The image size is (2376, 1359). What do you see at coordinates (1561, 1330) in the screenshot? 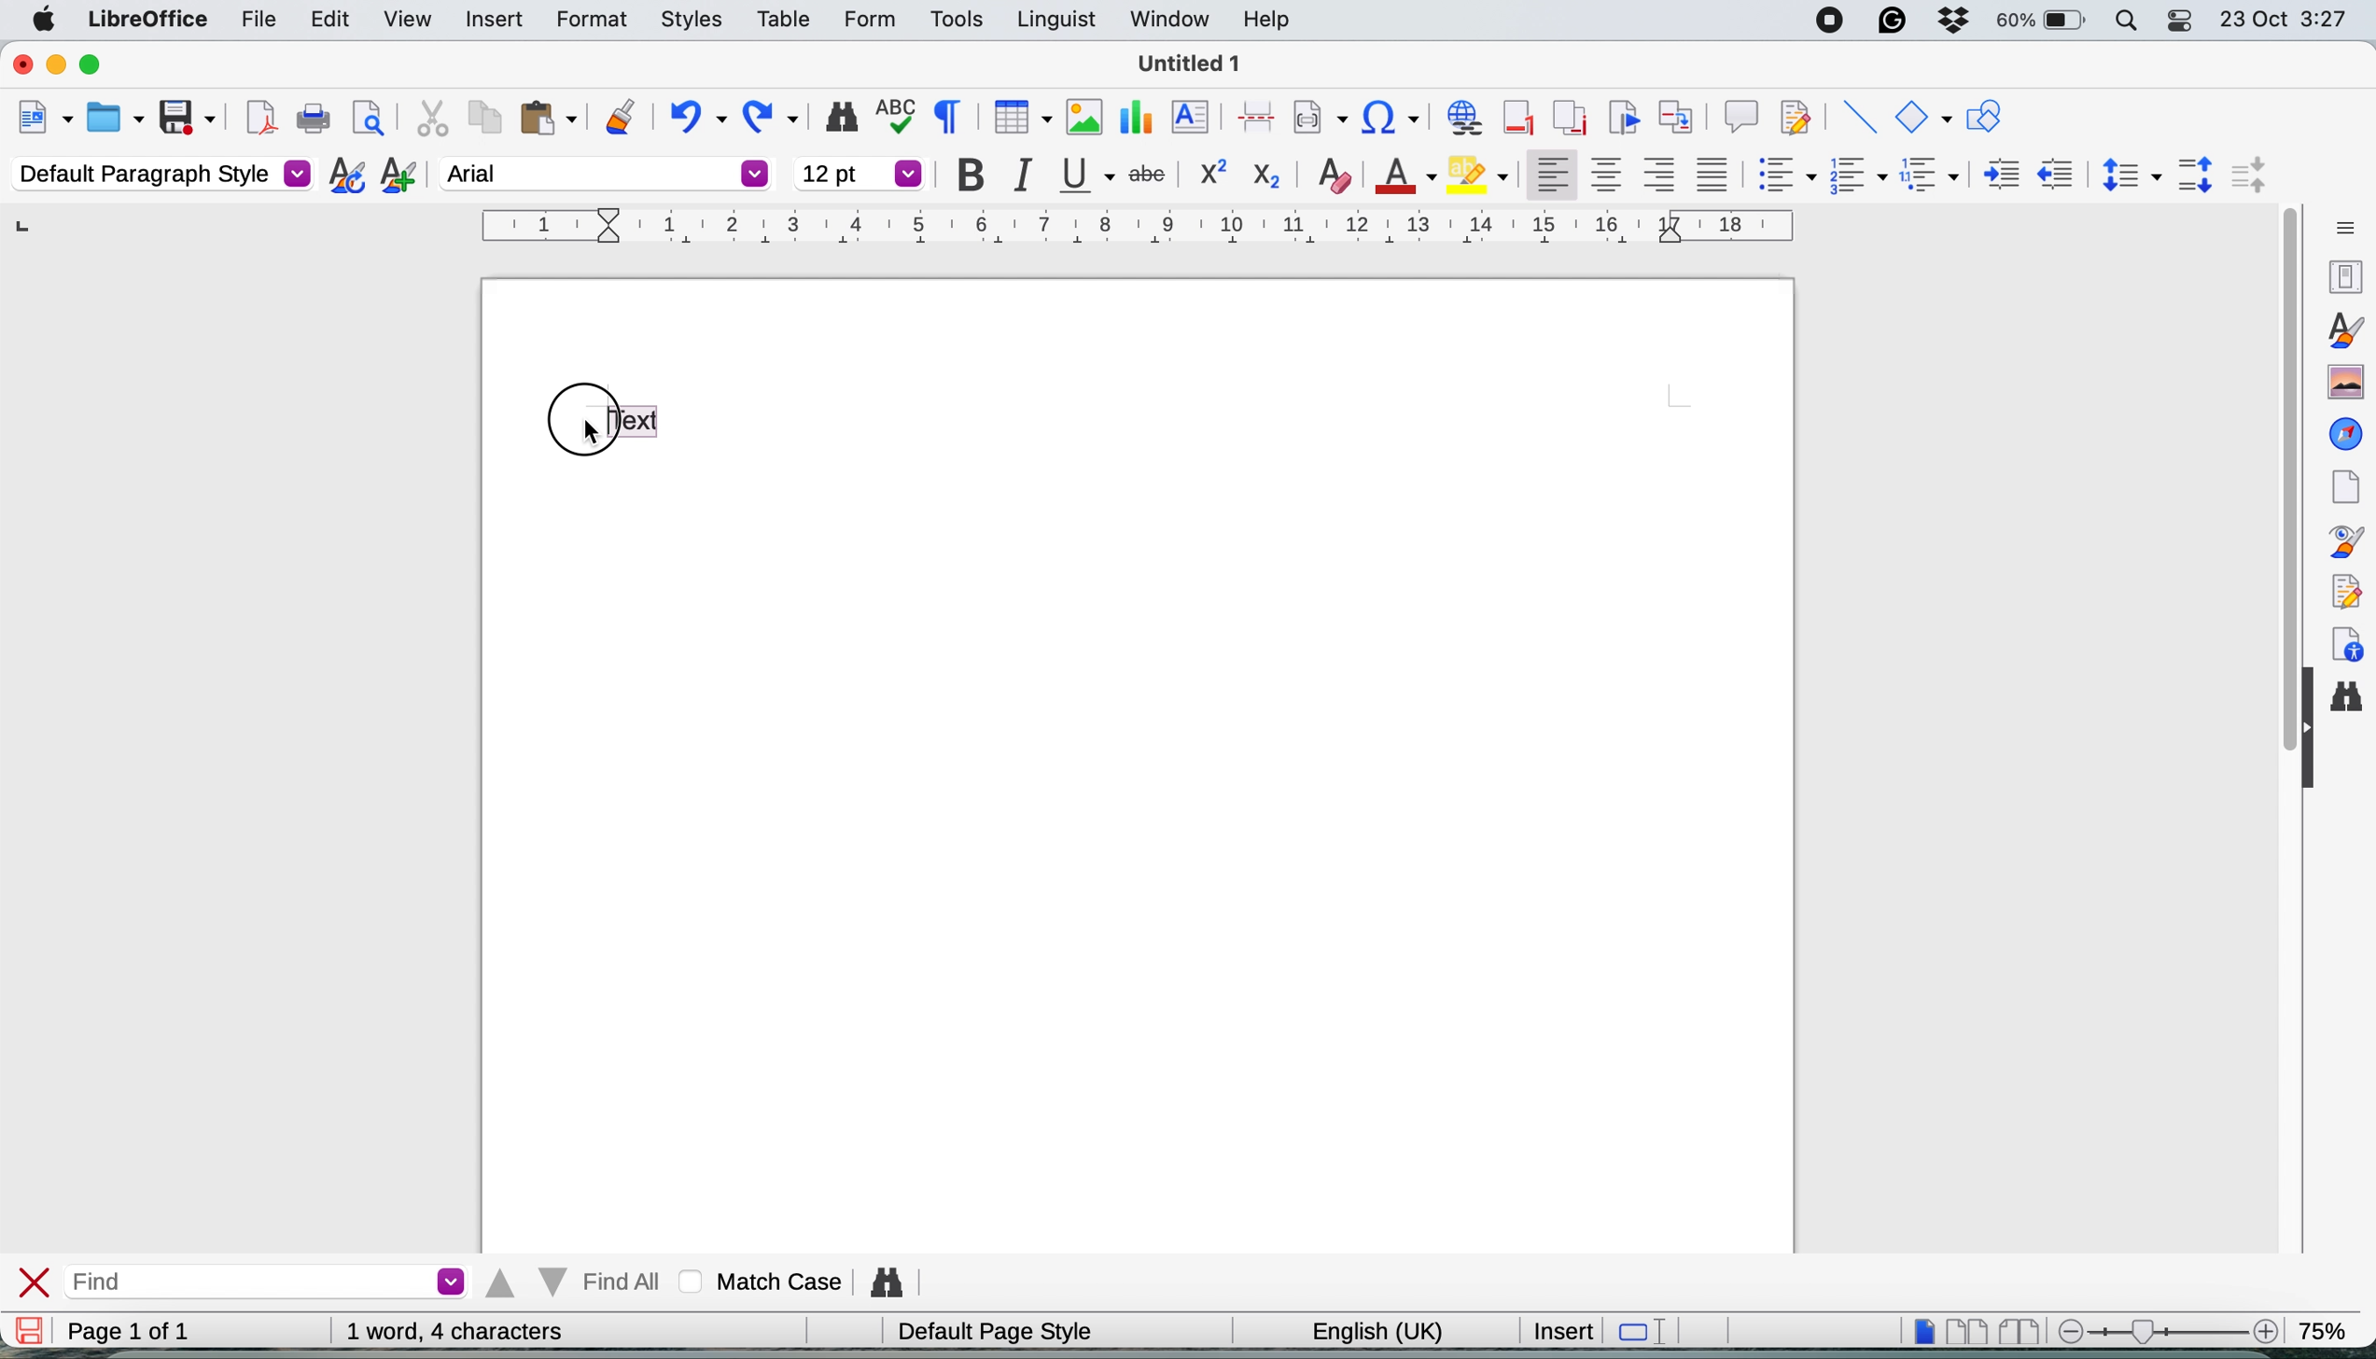
I see `insert` at bounding box center [1561, 1330].